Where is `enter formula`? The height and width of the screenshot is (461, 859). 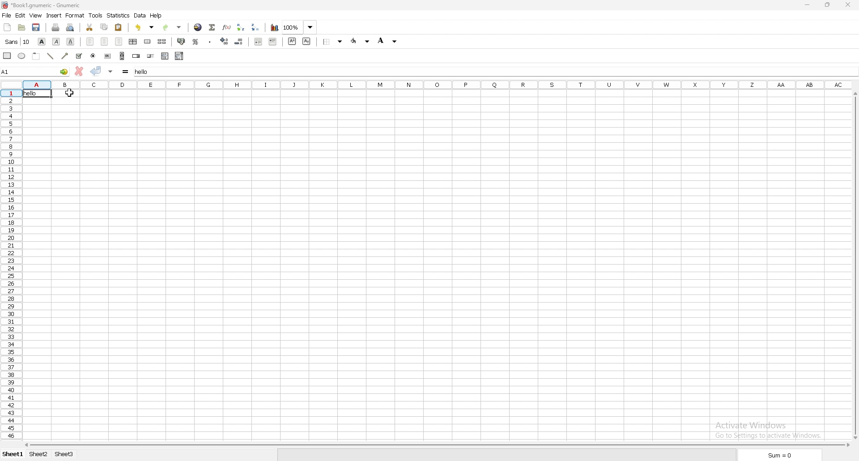 enter formula is located at coordinates (126, 72).